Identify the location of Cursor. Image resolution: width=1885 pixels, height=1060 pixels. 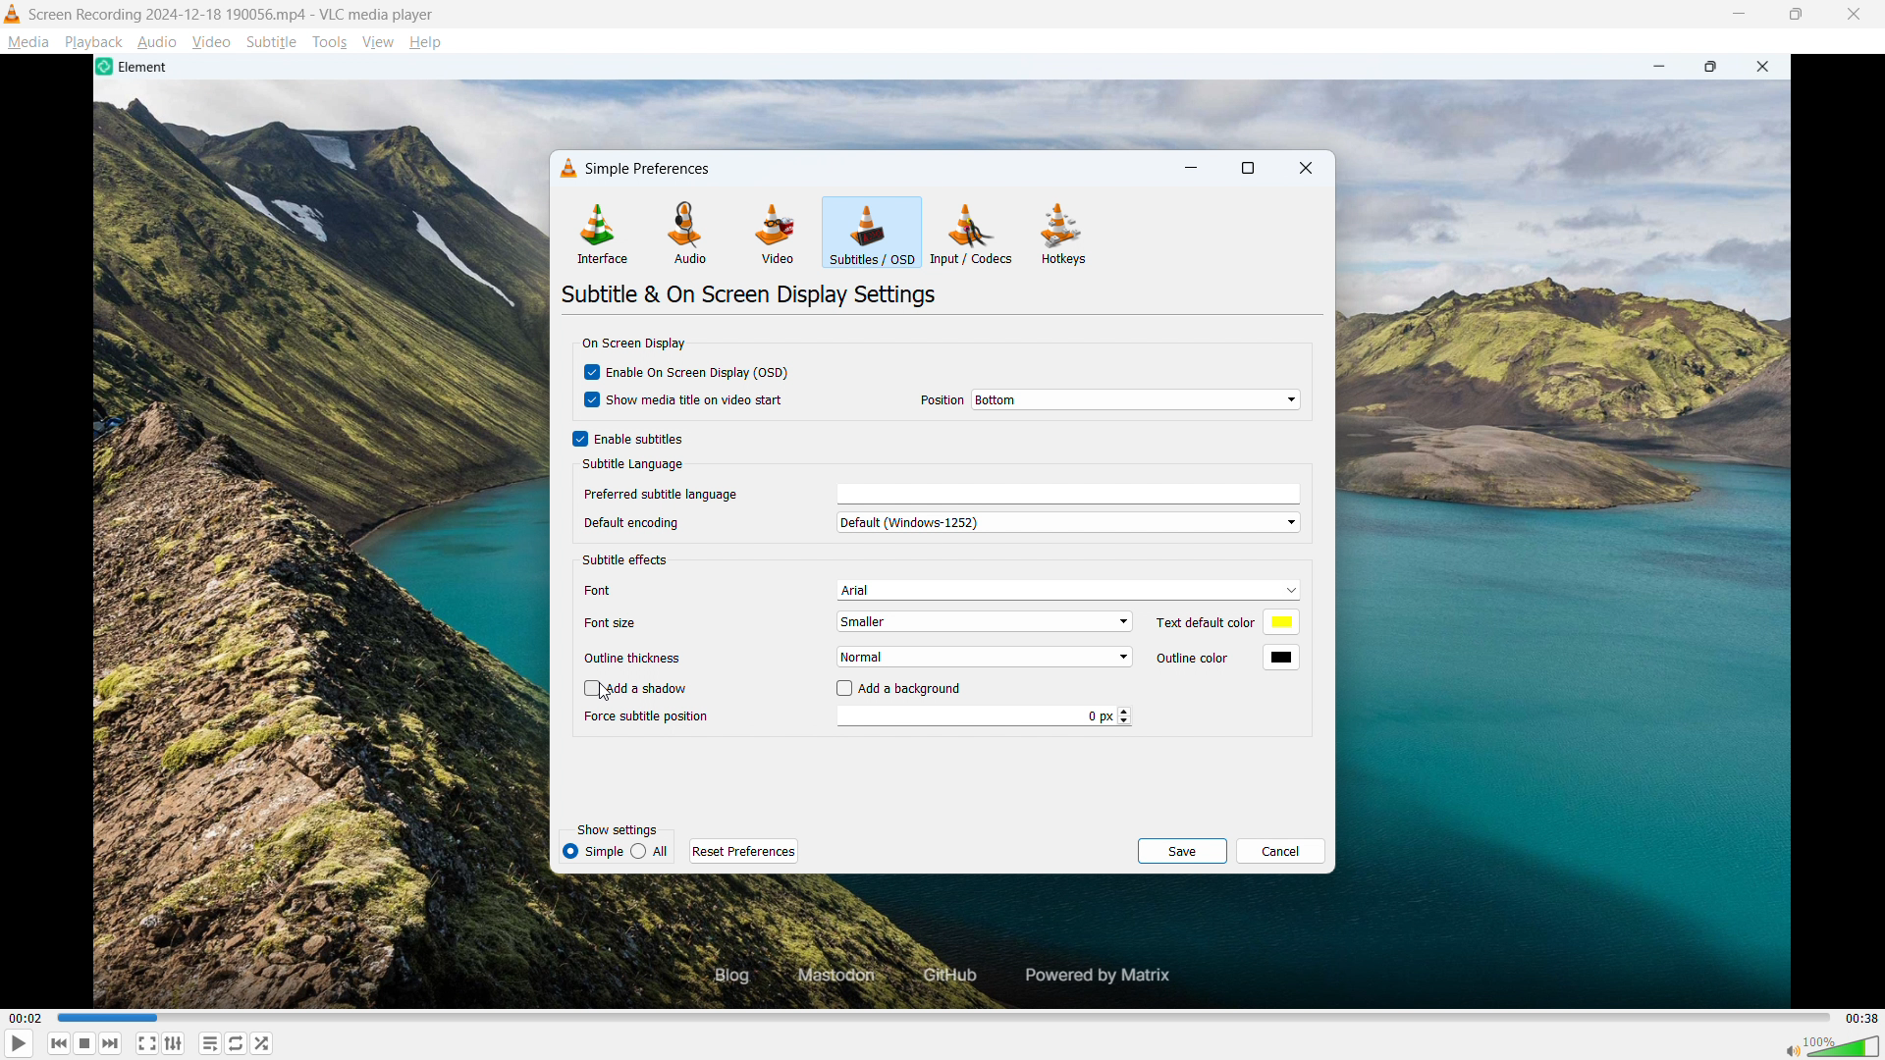
(611, 693).